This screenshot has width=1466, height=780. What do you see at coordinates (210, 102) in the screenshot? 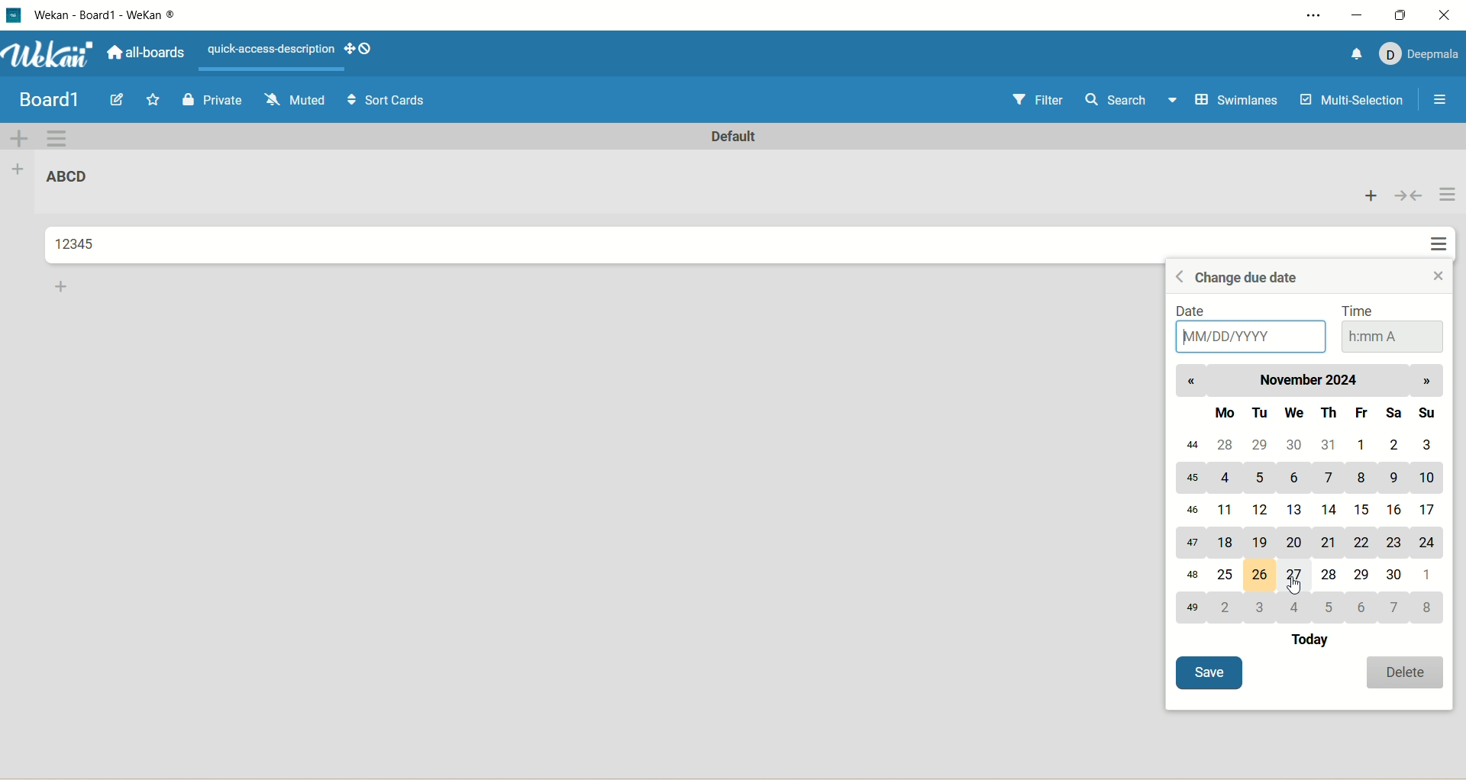
I see `private` at bounding box center [210, 102].